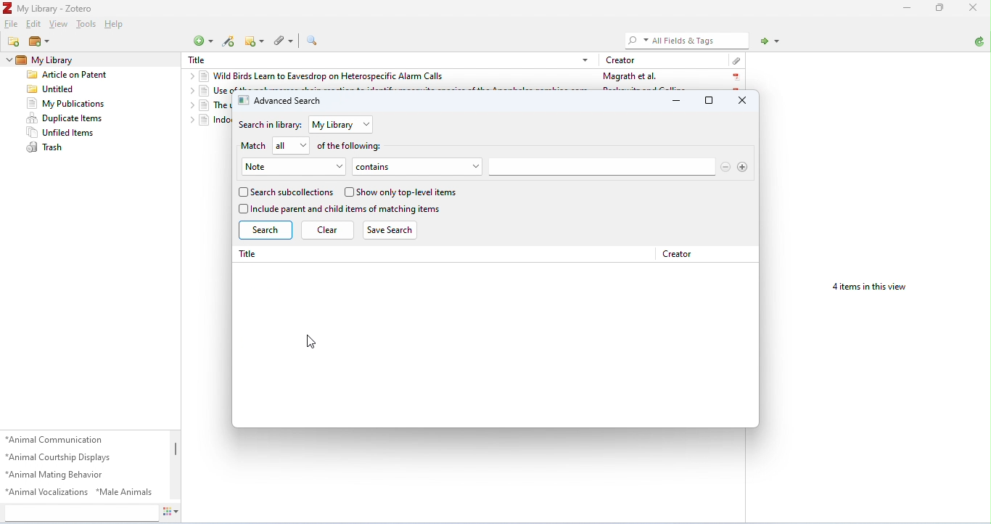 The width and height of the screenshot is (991, 524). I want to click on new note, so click(255, 41).